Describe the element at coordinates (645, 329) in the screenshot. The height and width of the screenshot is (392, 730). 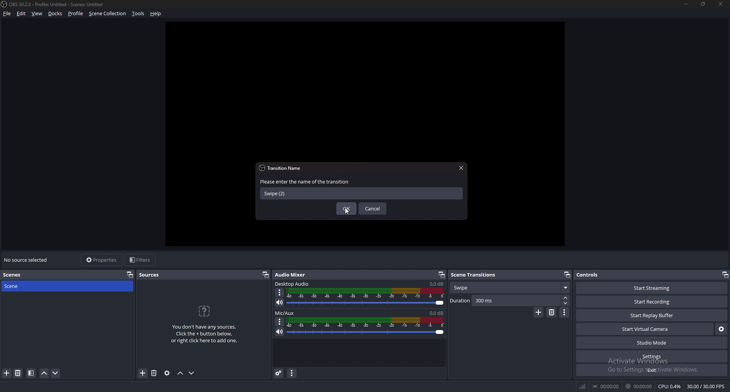
I see `start virtual camera` at that location.